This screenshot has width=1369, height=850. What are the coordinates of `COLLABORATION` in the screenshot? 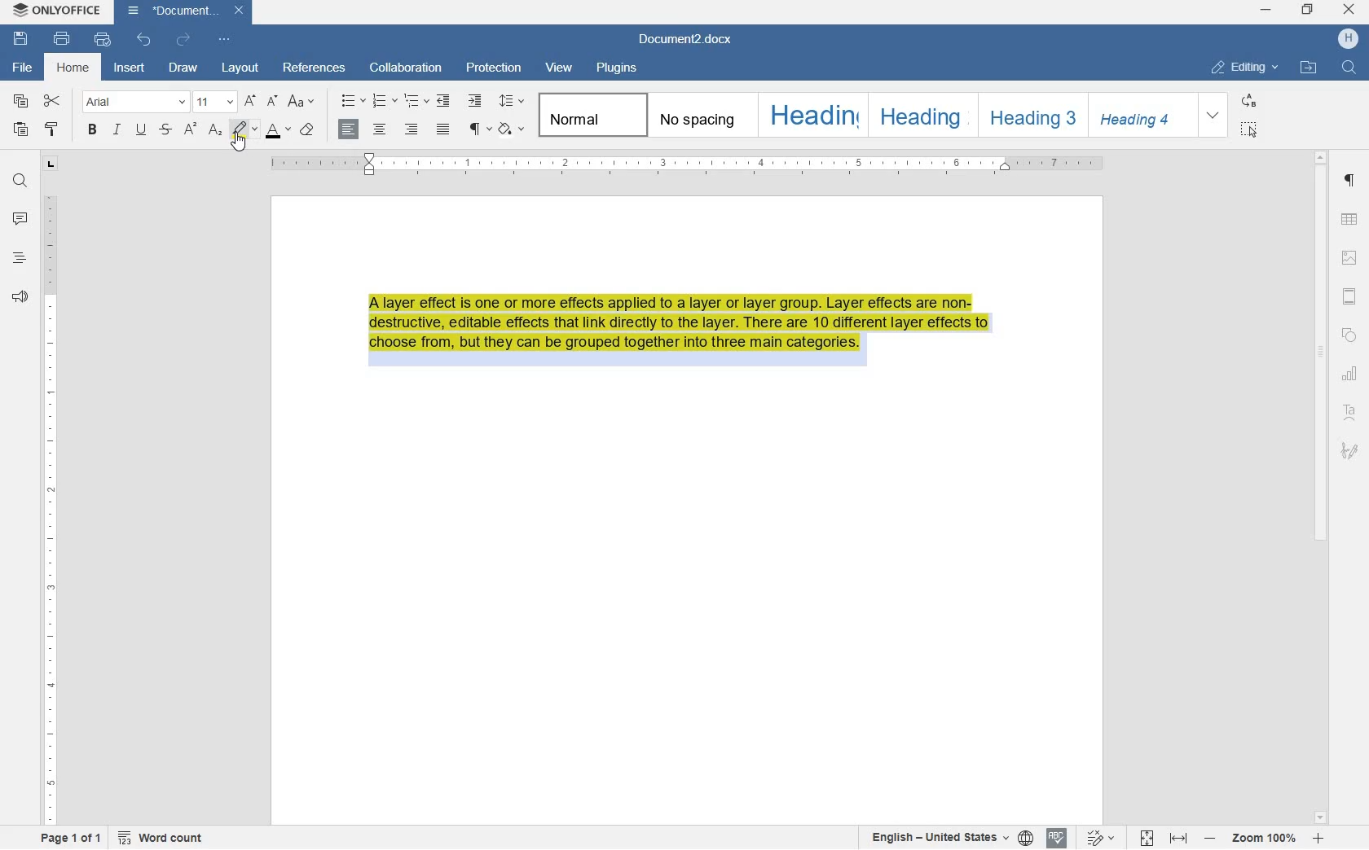 It's located at (405, 68).